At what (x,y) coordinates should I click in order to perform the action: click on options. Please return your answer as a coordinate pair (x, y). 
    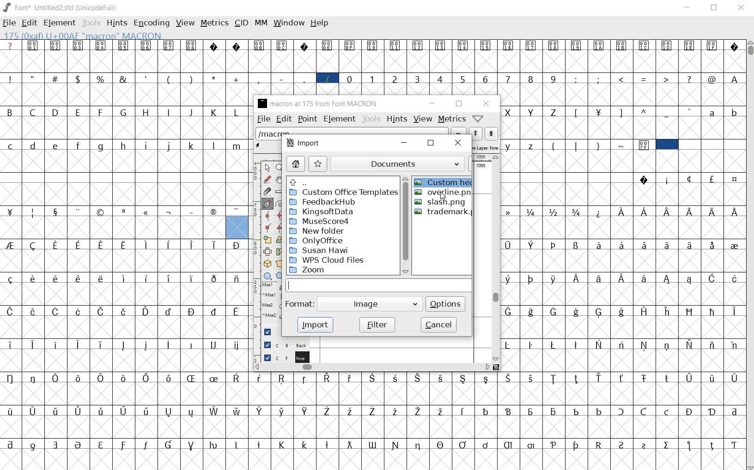
    Looking at the image, I should click on (446, 303).